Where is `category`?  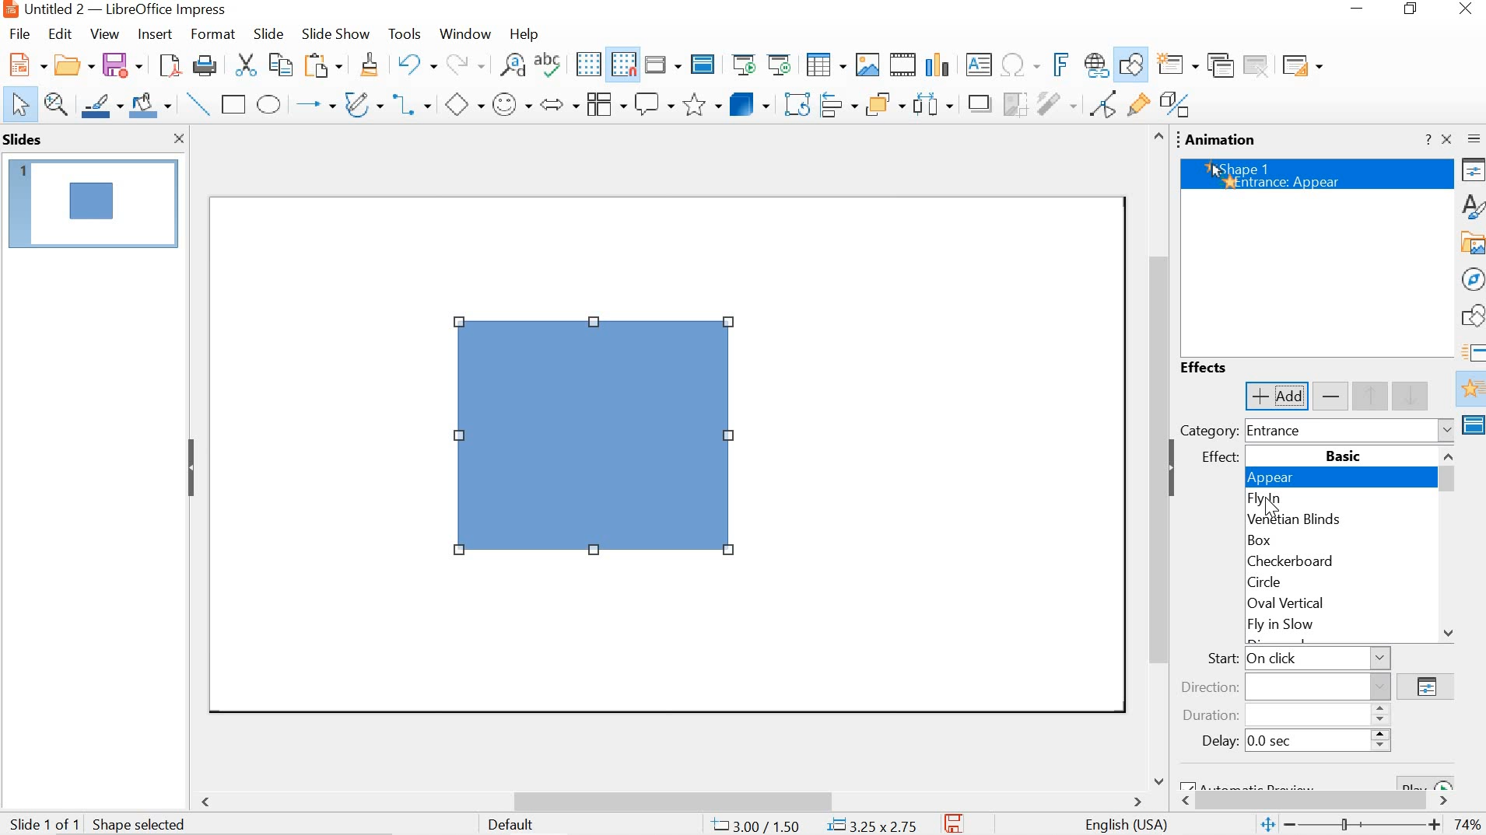 category is located at coordinates (1208, 431).